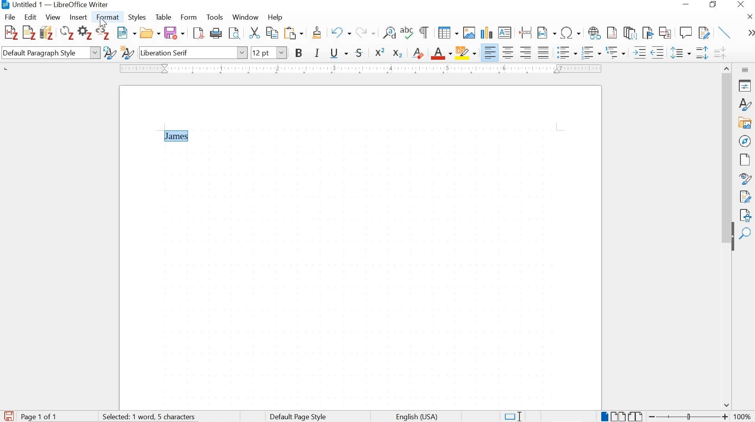 This screenshot has height=422, width=755. I want to click on track changes function, so click(703, 32).